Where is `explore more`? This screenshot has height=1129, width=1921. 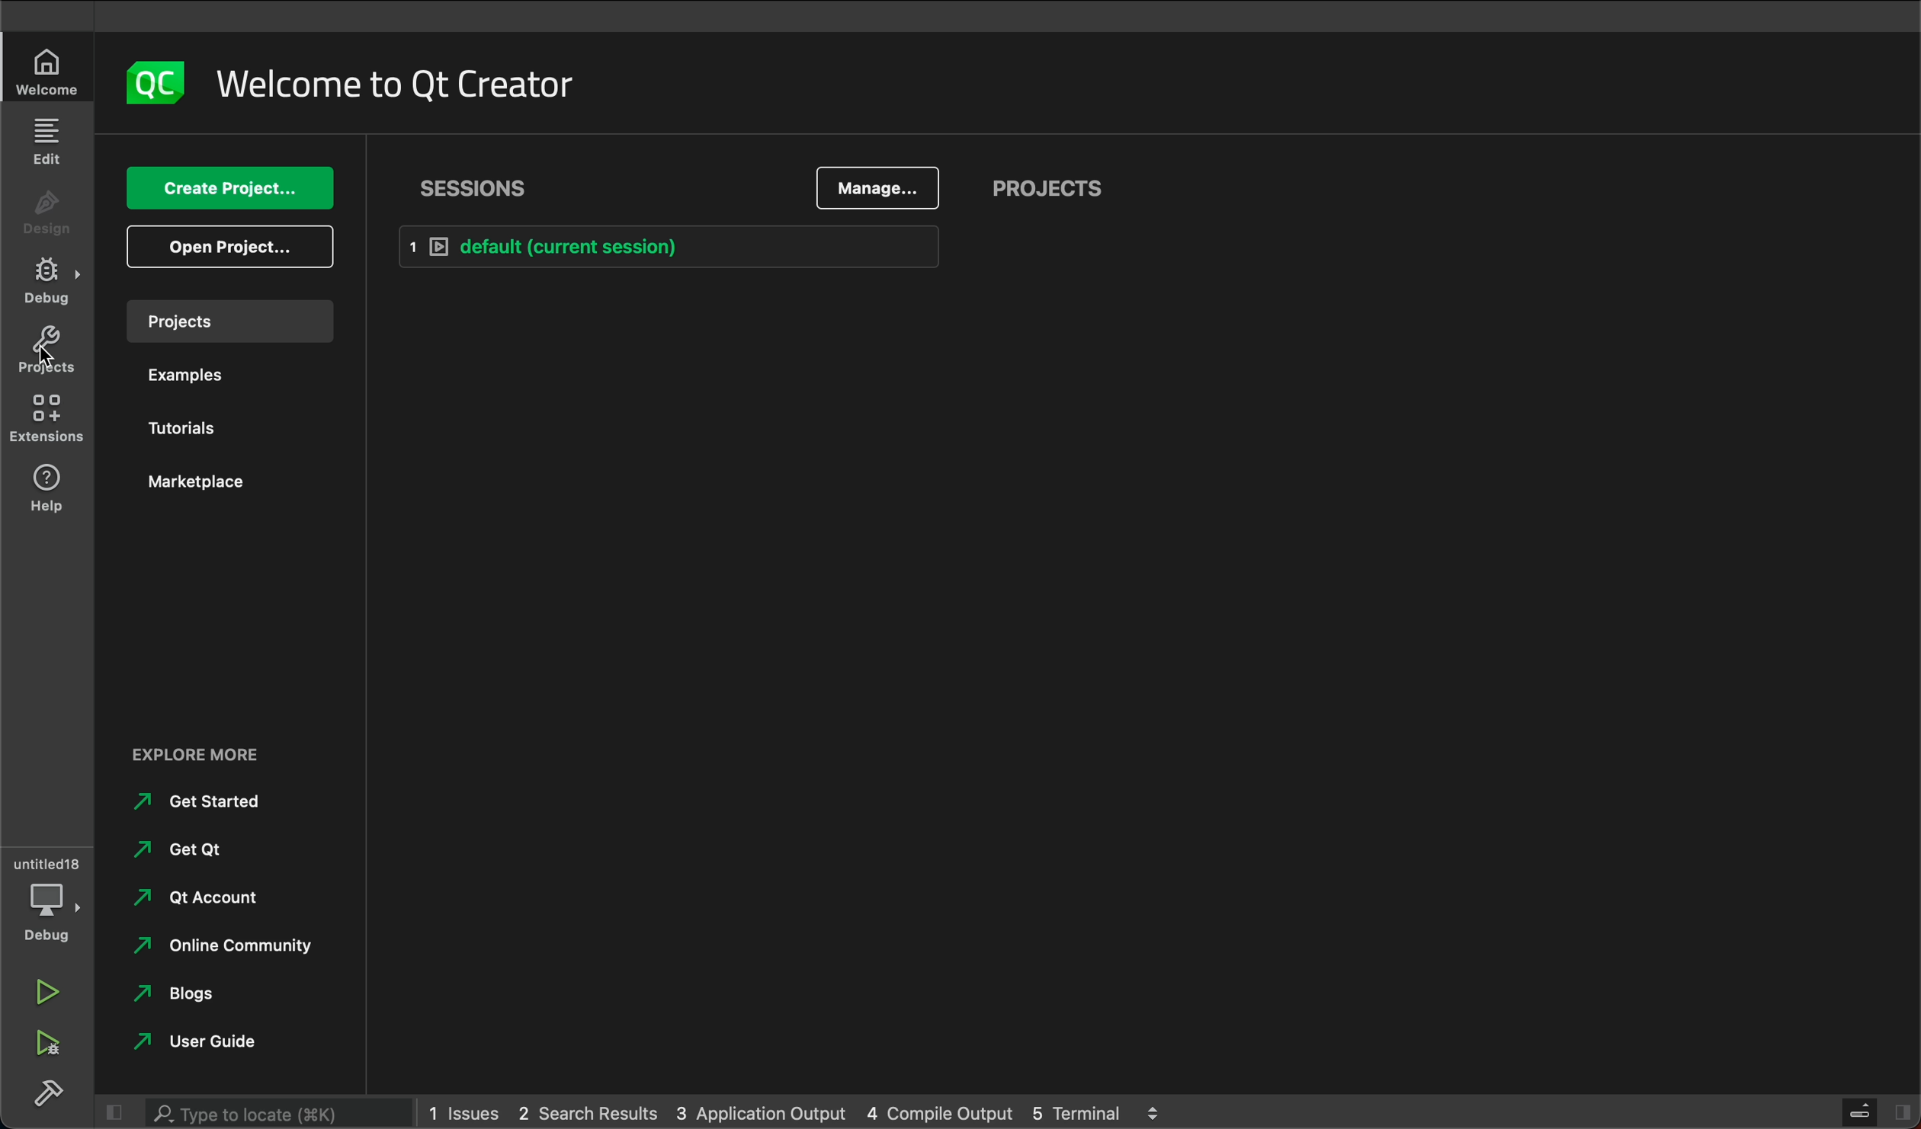 explore more is located at coordinates (191, 755).